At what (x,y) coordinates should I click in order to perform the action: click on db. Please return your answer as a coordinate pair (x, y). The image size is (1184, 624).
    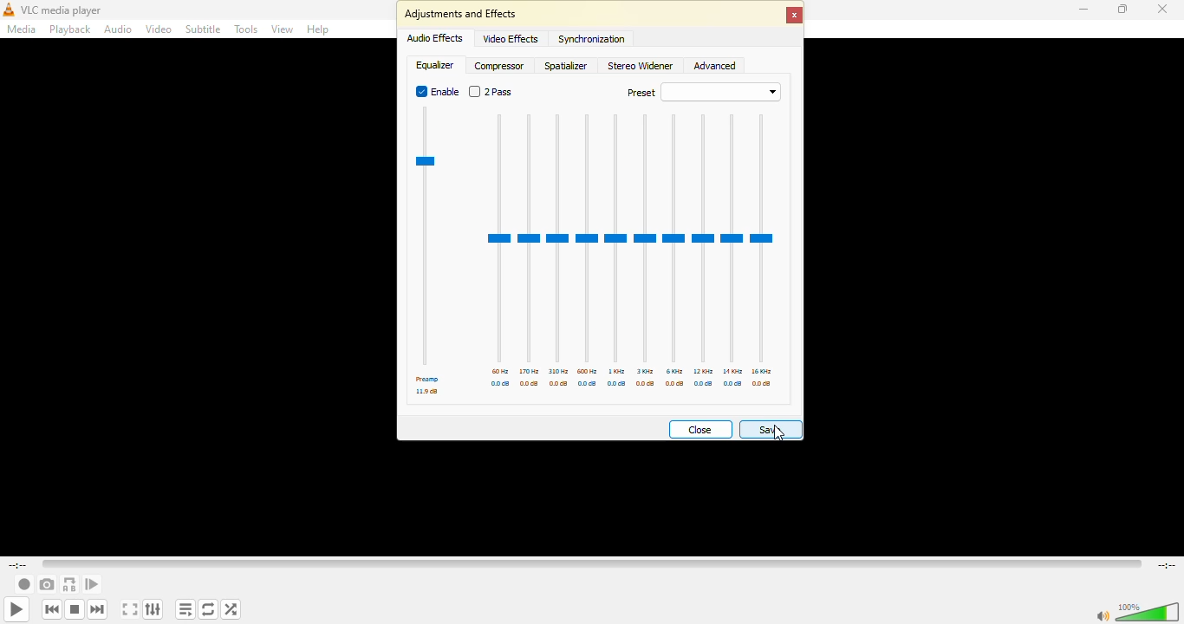
    Looking at the image, I should click on (559, 384).